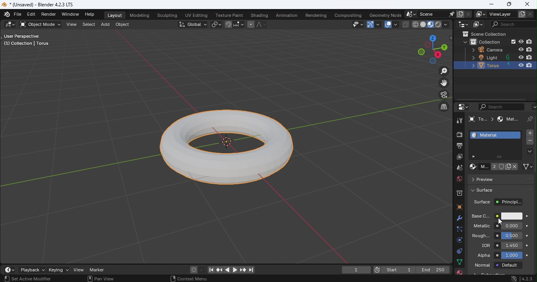 The width and height of the screenshot is (537, 282). What do you see at coordinates (459, 156) in the screenshot?
I see `View layer` at bounding box center [459, 156].